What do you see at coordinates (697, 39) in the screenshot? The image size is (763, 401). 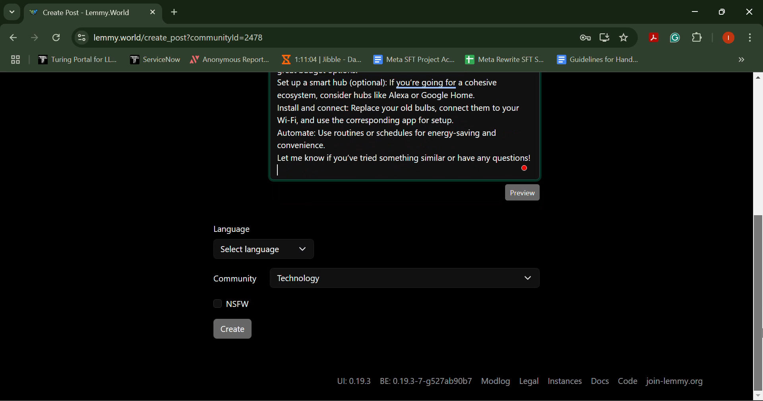 I see `Plugins` at bounding box center [697, 39].